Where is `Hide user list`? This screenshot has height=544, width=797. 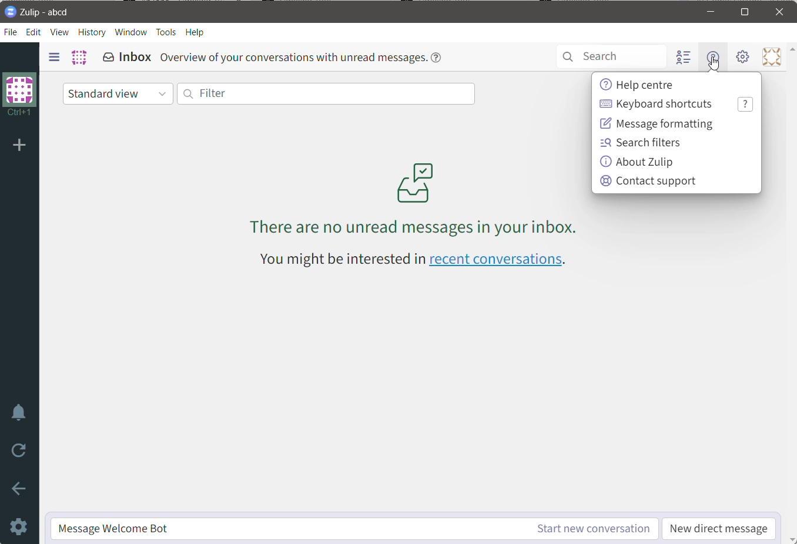
Hide user list is located at coordinates (685, 57).